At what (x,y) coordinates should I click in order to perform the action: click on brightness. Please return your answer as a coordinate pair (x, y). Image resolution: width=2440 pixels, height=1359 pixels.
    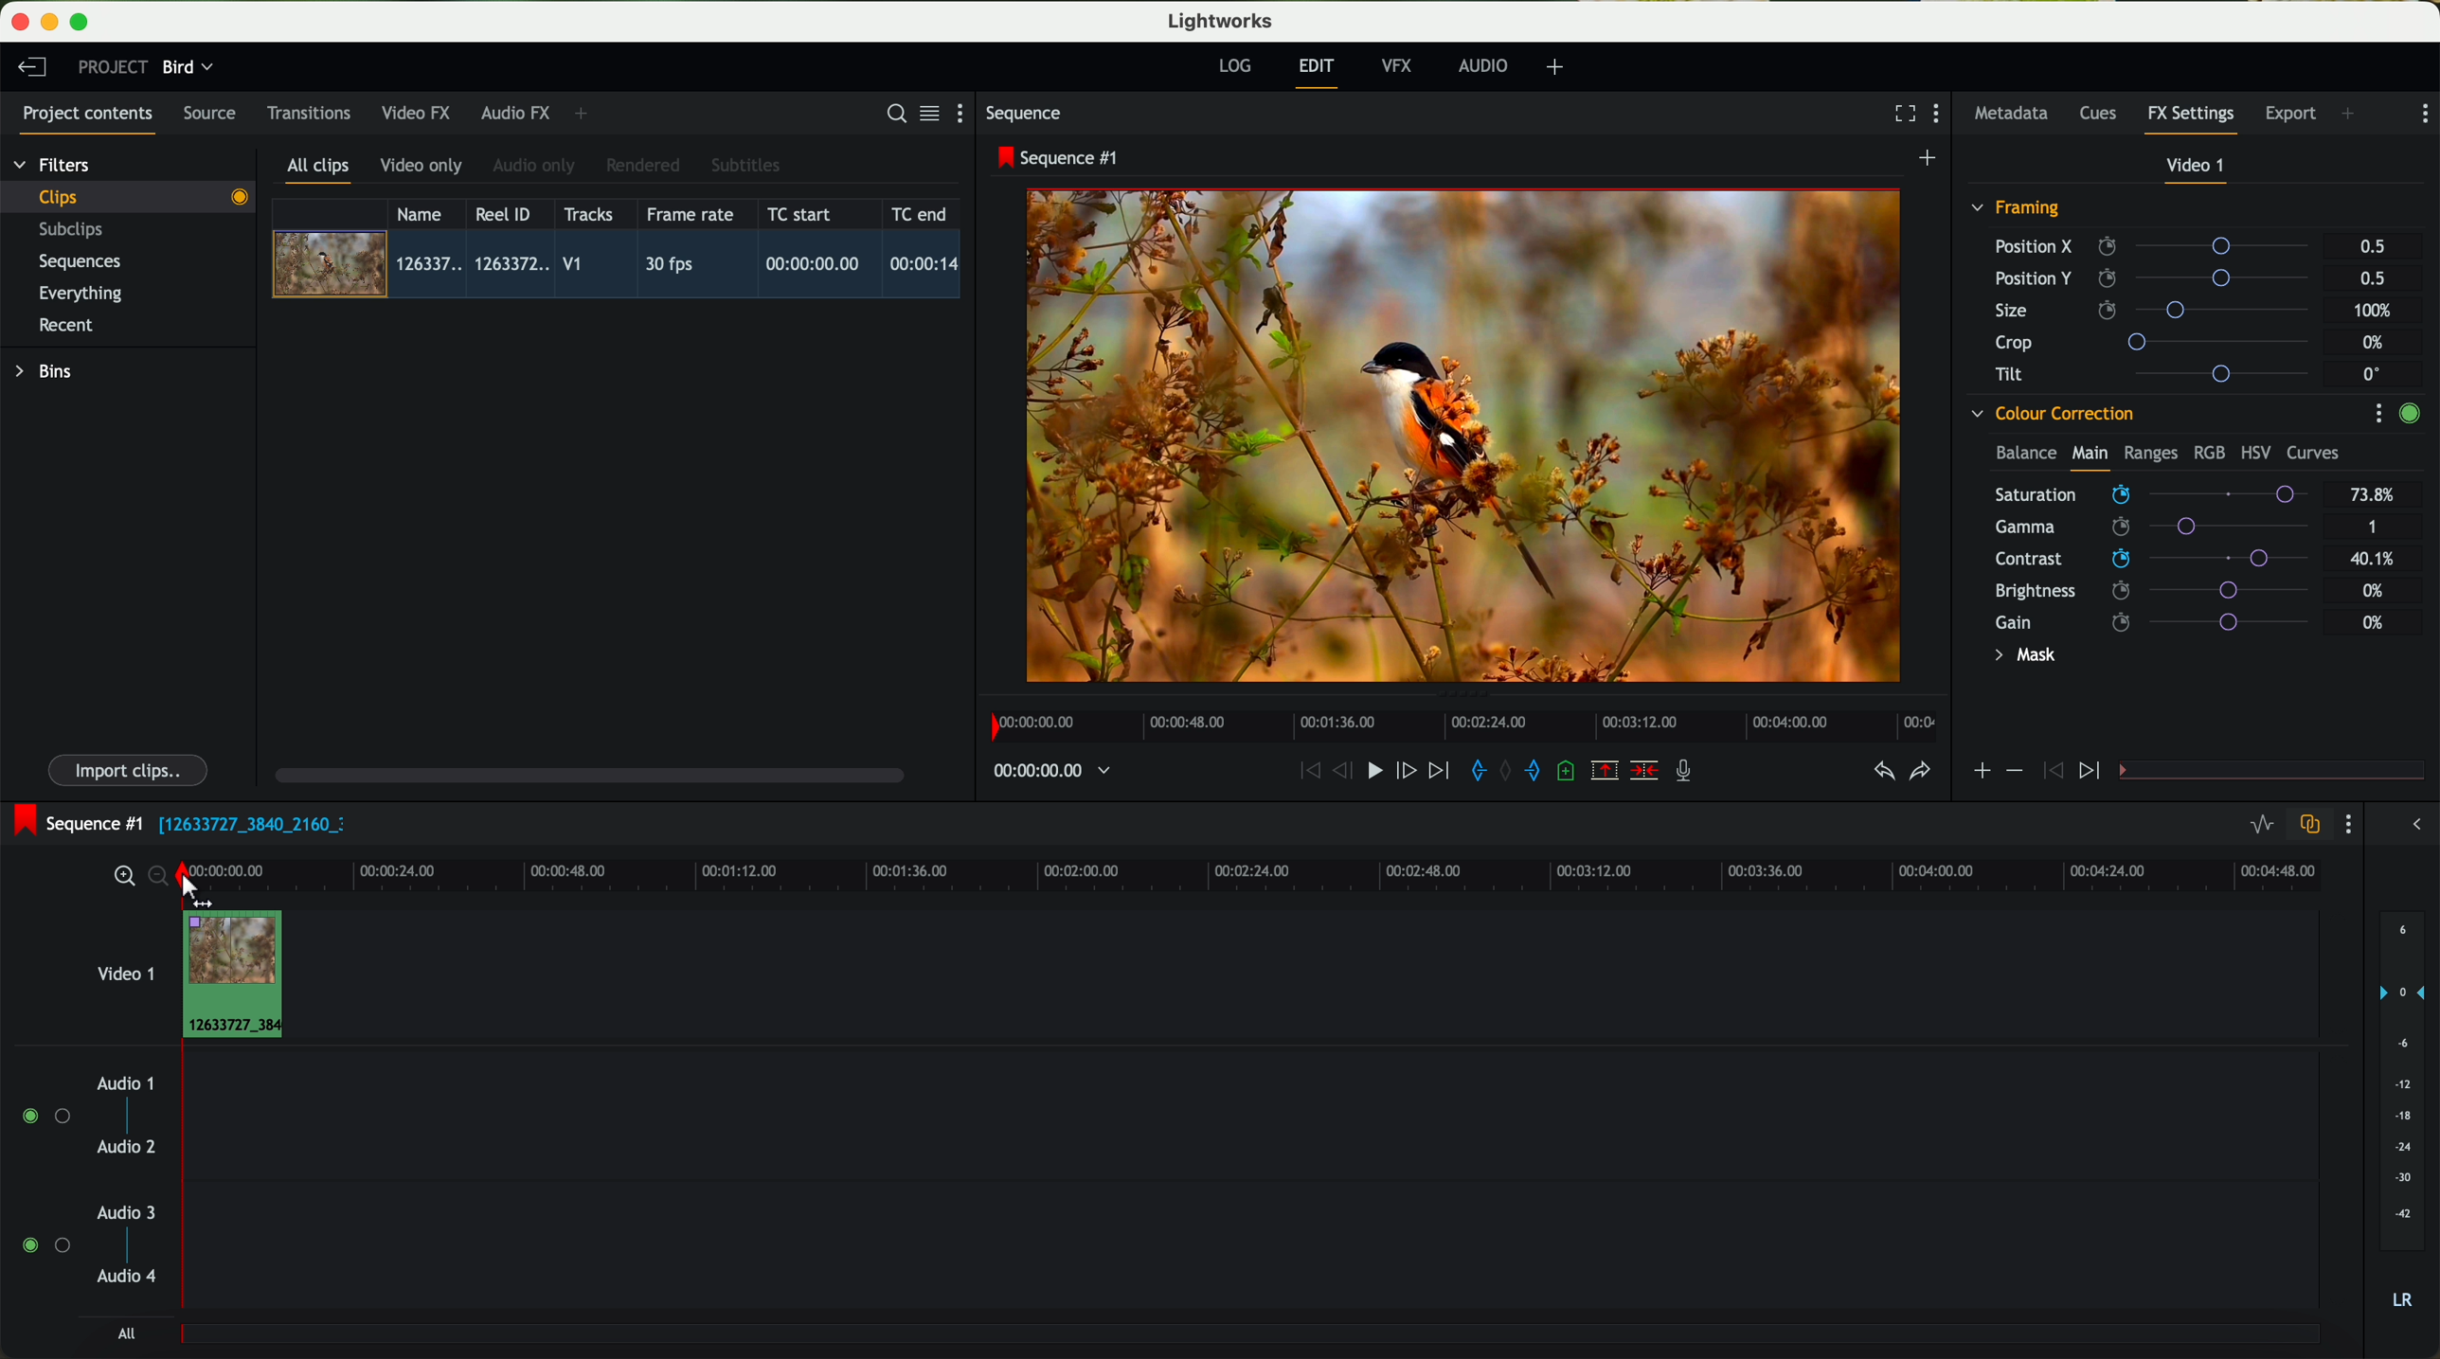
    Looking at the image, I should click on (2163, 591).